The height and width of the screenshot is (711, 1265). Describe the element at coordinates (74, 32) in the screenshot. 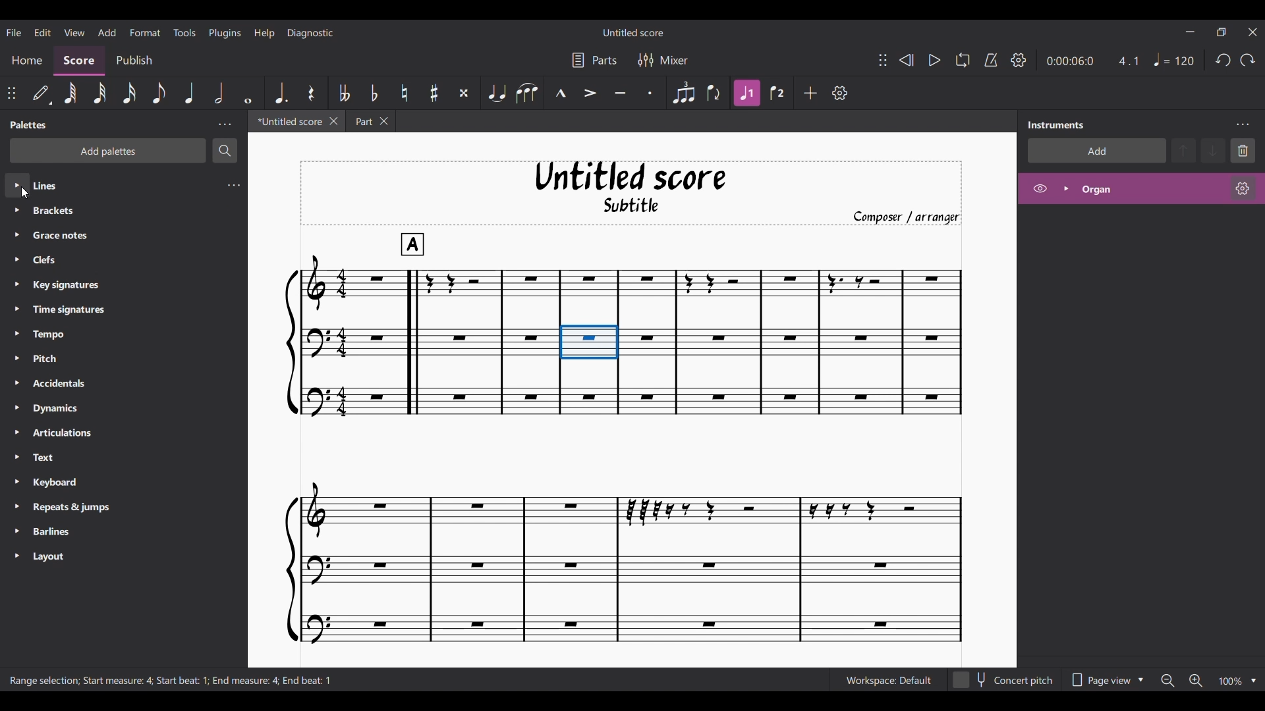

I see `View menu` at that location.